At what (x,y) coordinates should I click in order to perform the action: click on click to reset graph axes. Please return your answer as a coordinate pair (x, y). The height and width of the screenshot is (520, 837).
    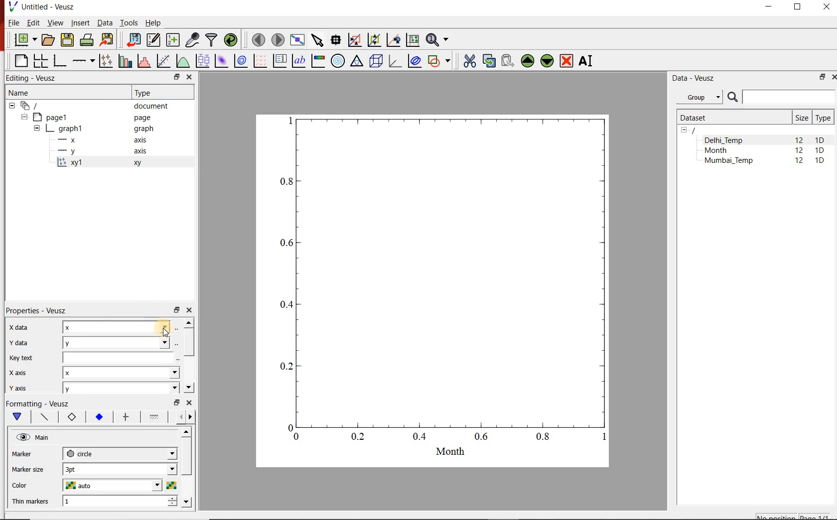
    Looking at the image, I should click on (413, 40).